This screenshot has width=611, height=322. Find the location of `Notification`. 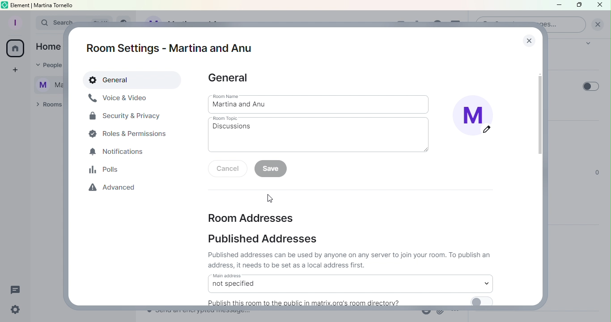

Notification is located at coordinates (118, 153).